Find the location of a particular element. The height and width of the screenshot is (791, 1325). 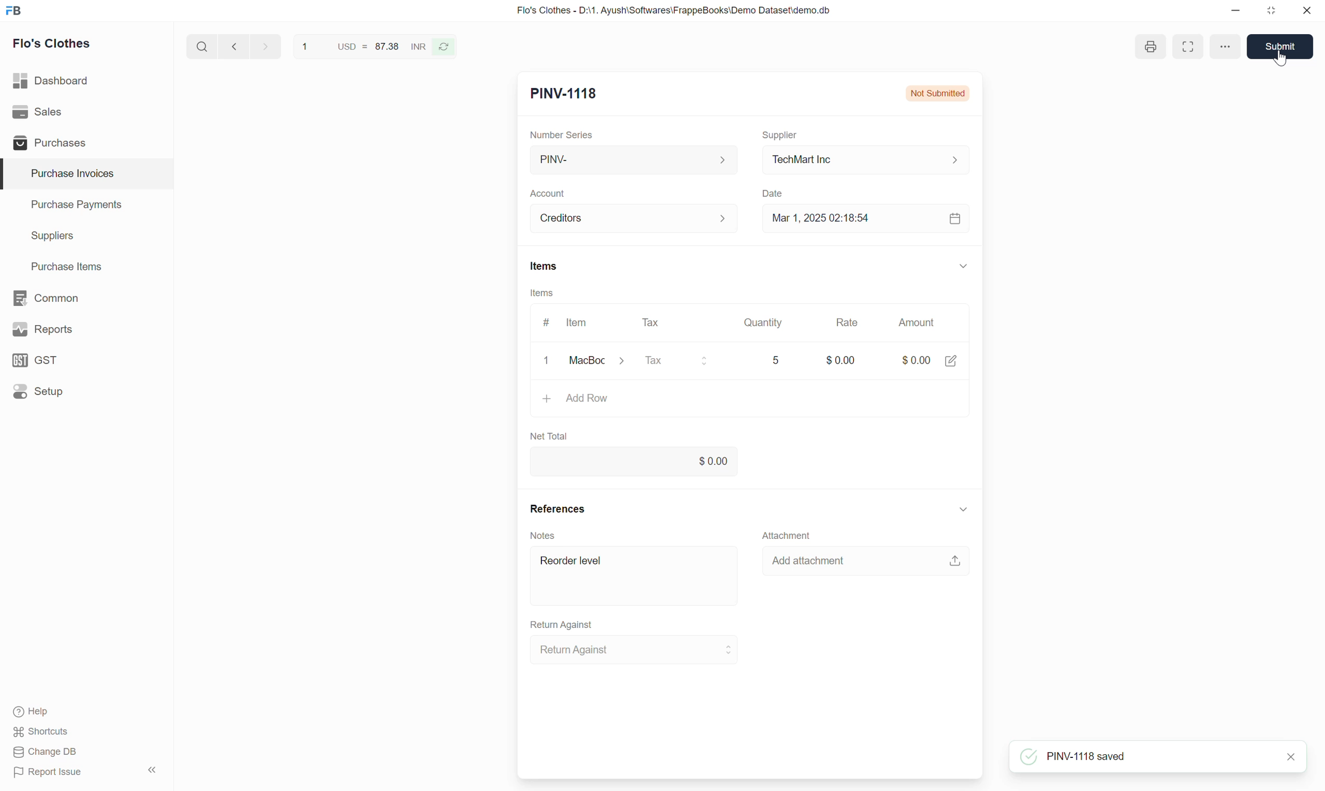

$0.00 is located at coordinates (930, 357).